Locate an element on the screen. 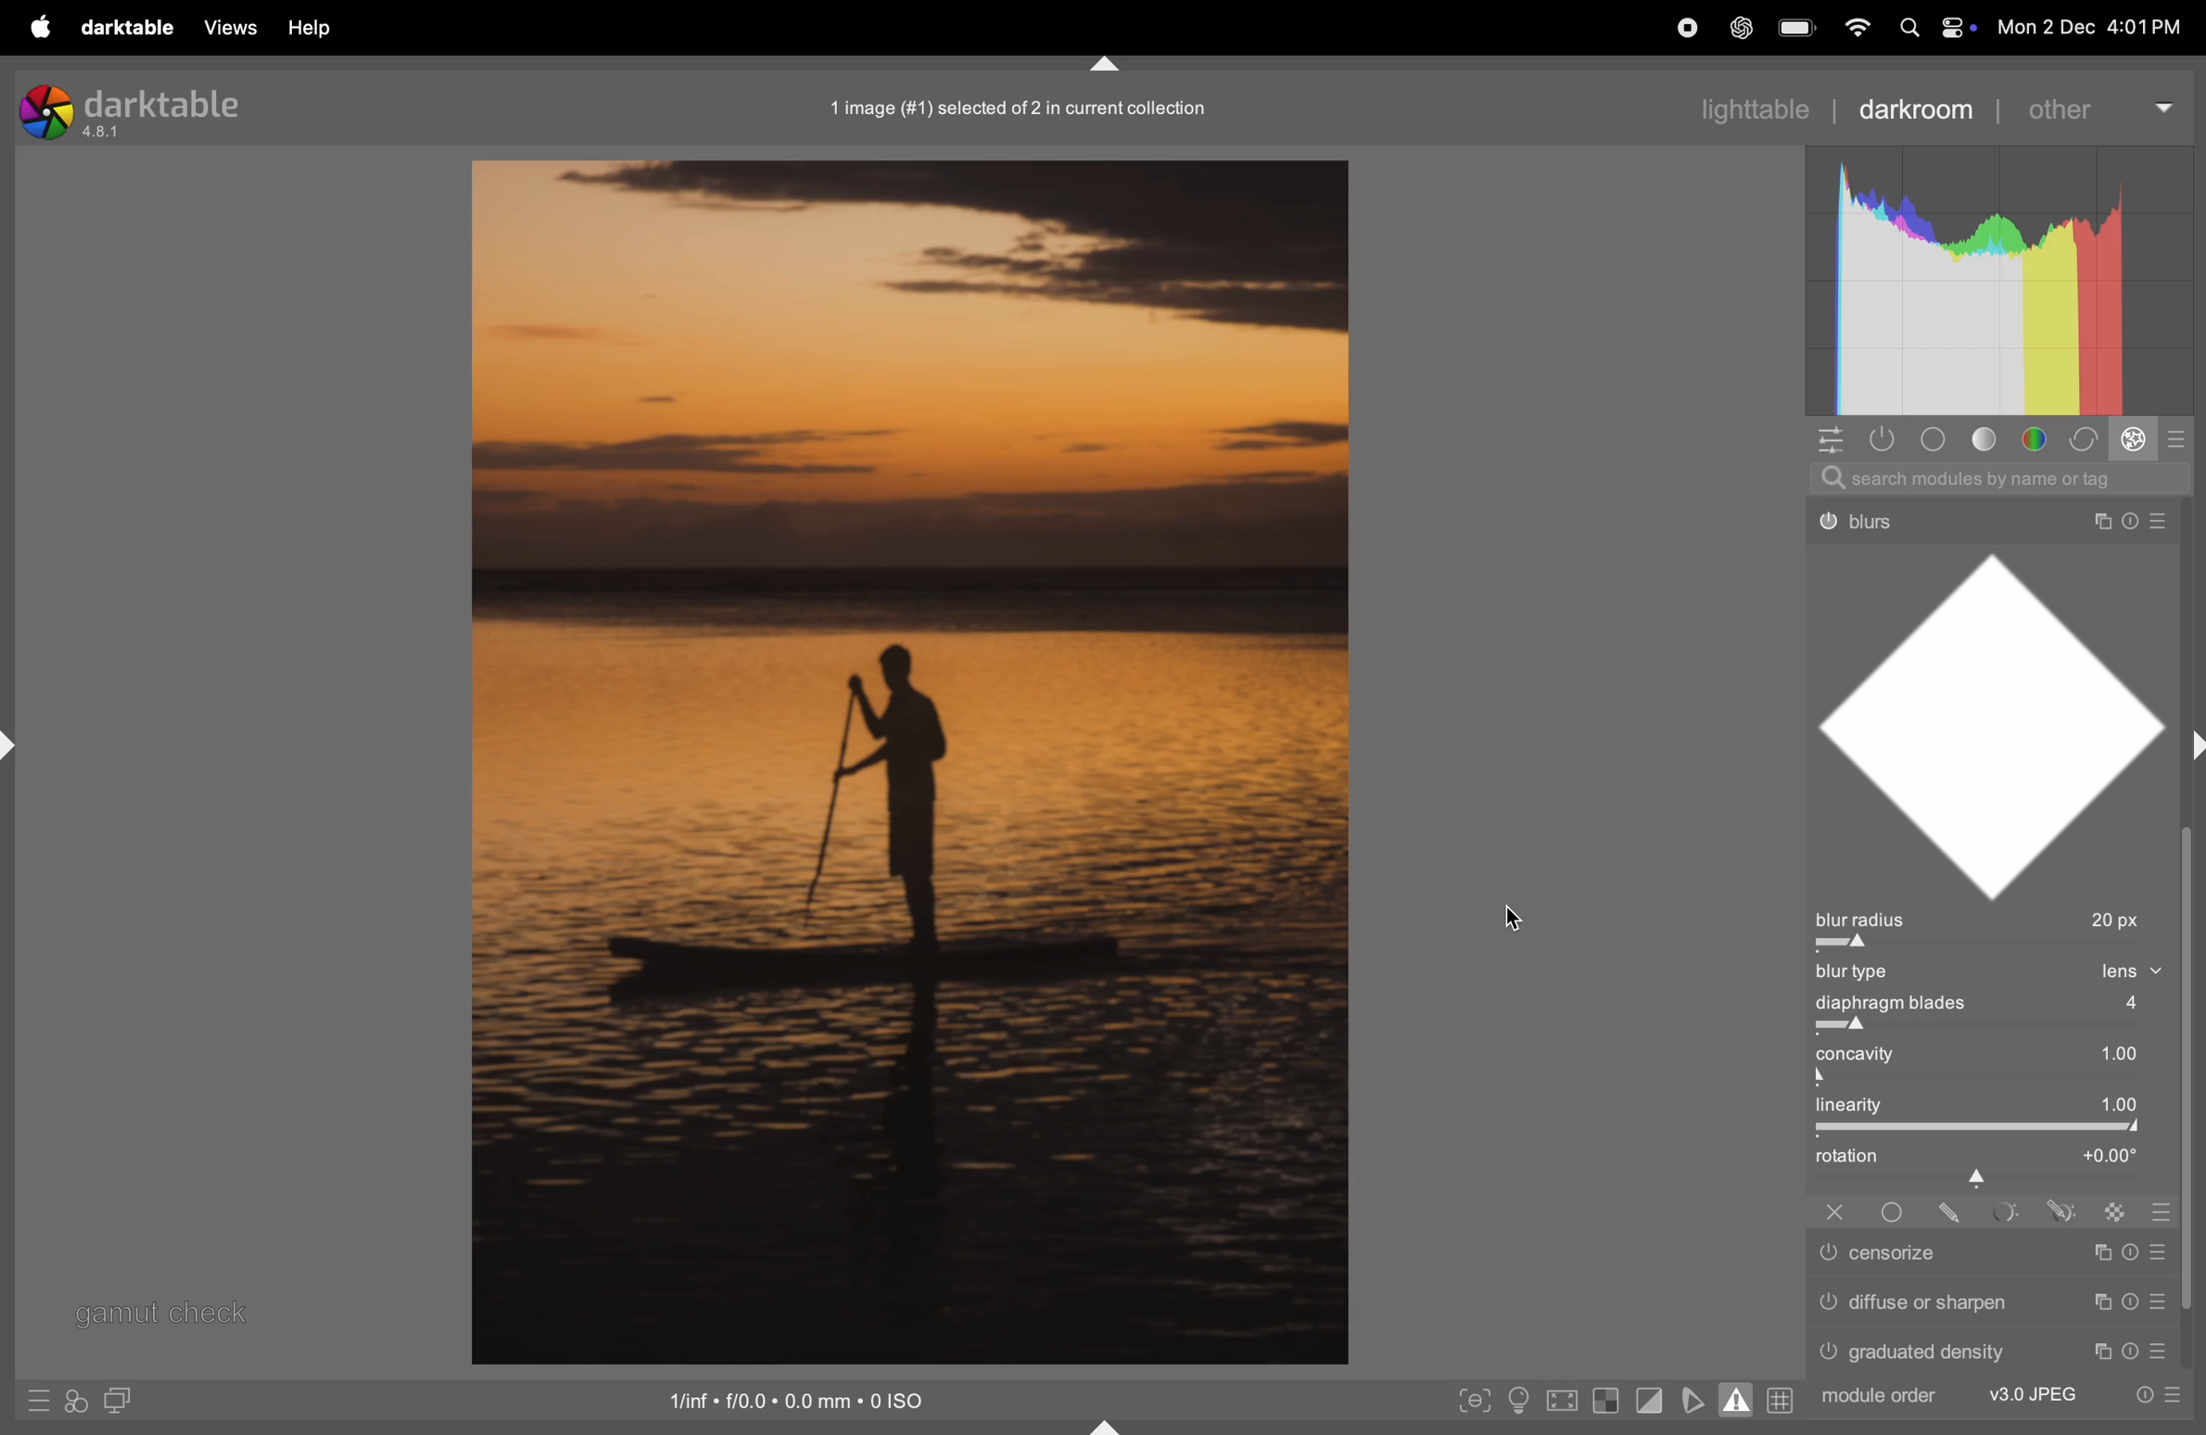  image is located at coordinates (904, 763).